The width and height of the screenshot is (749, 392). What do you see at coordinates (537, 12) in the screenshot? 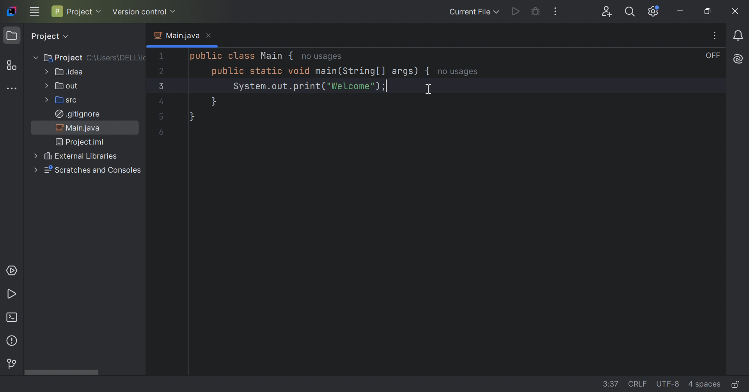
I see `Debug` at bounding box center [537, 12].